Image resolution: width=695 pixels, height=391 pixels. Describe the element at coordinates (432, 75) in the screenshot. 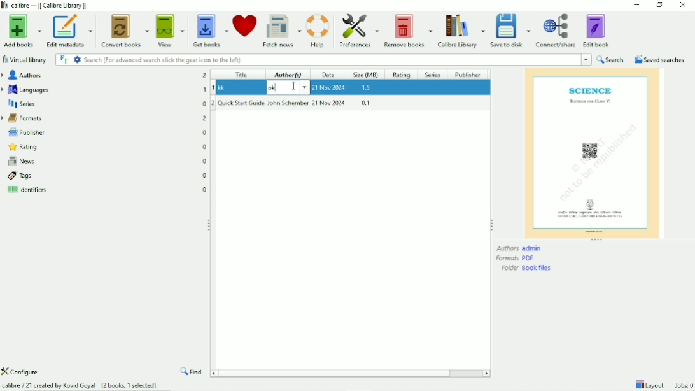

I see `Series` at that location.